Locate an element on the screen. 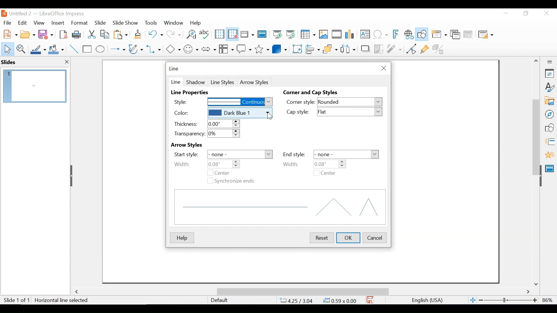  Insert Image is located at coordinates (323, 34).